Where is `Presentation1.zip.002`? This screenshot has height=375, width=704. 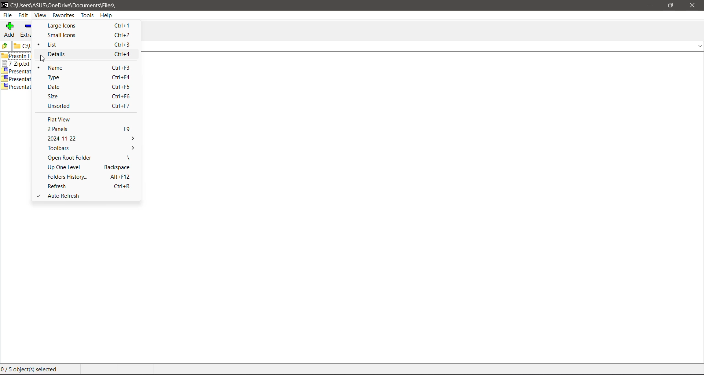 Presentation1.zip.002 is located at coordinates (22, 87).